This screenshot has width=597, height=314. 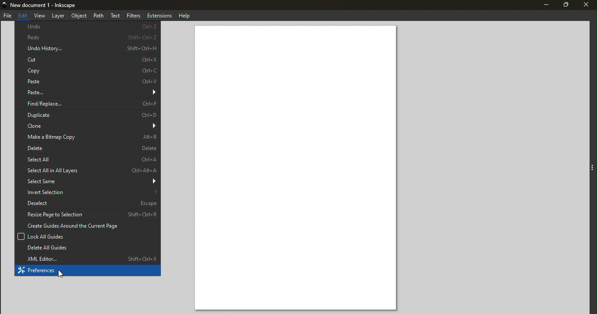 I want to click on New document 1-Inbcipe, so click(x=45, y=5).